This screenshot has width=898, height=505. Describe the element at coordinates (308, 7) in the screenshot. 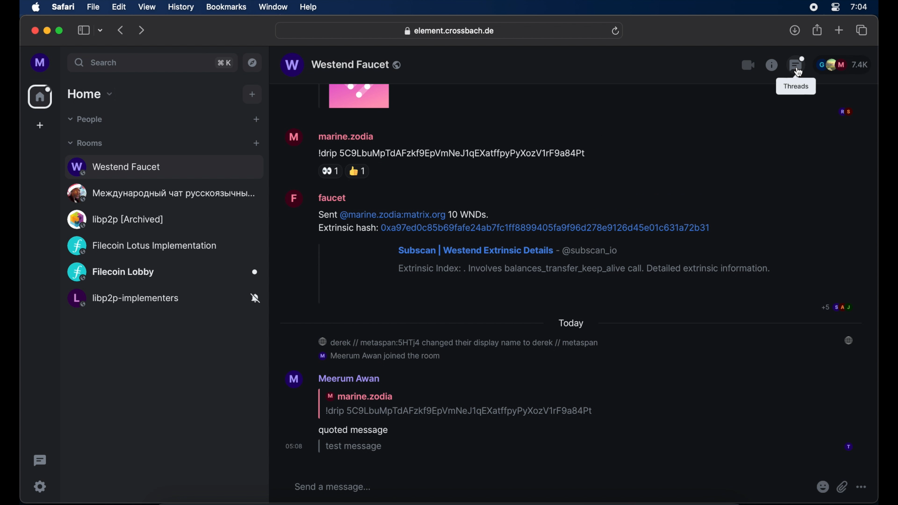

I see `help` at that location.